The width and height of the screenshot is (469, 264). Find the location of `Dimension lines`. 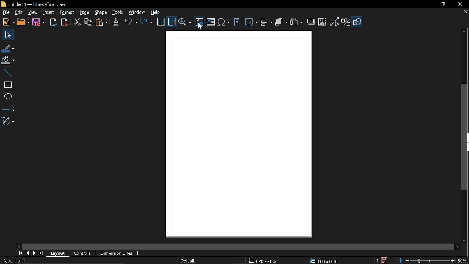

Dimension lines is located at coordinates (117, 253).